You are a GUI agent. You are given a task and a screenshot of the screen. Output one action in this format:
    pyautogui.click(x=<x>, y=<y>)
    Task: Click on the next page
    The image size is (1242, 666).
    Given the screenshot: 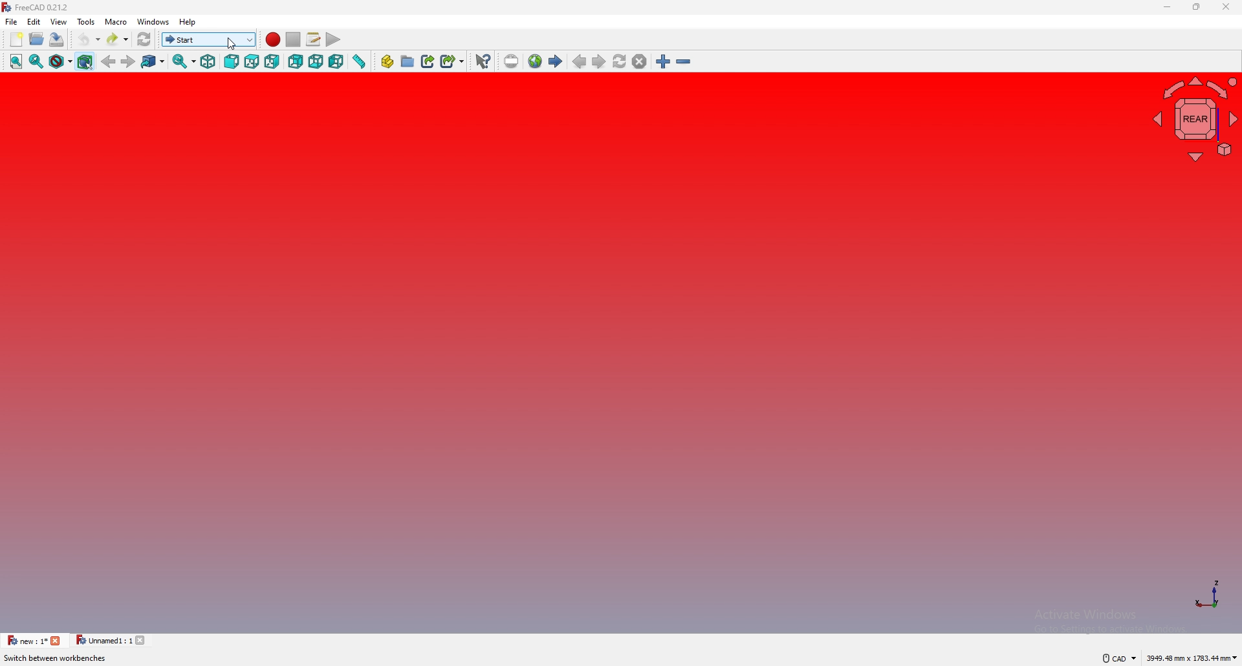 What is the action you would take?
    pyautogui.click(x=598, y=61)
    